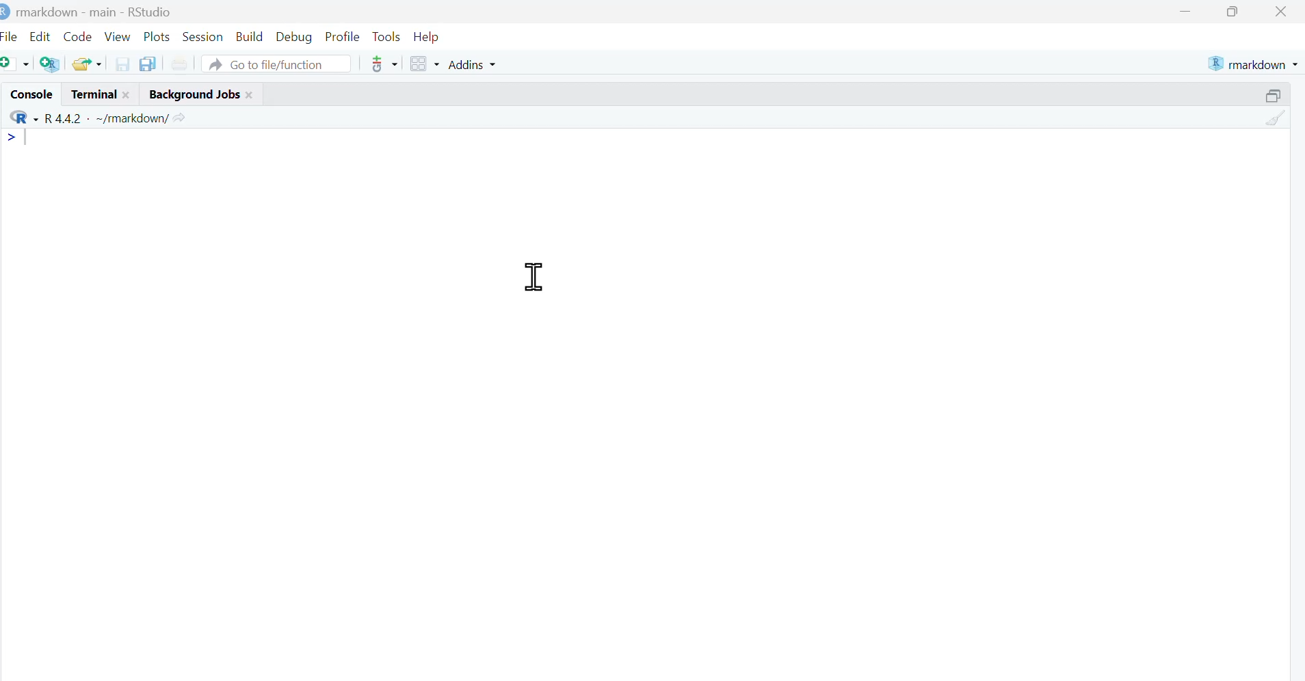  Describe the element at coordinates (179, 63) in the screenshot. I see `Print current file` at that location.